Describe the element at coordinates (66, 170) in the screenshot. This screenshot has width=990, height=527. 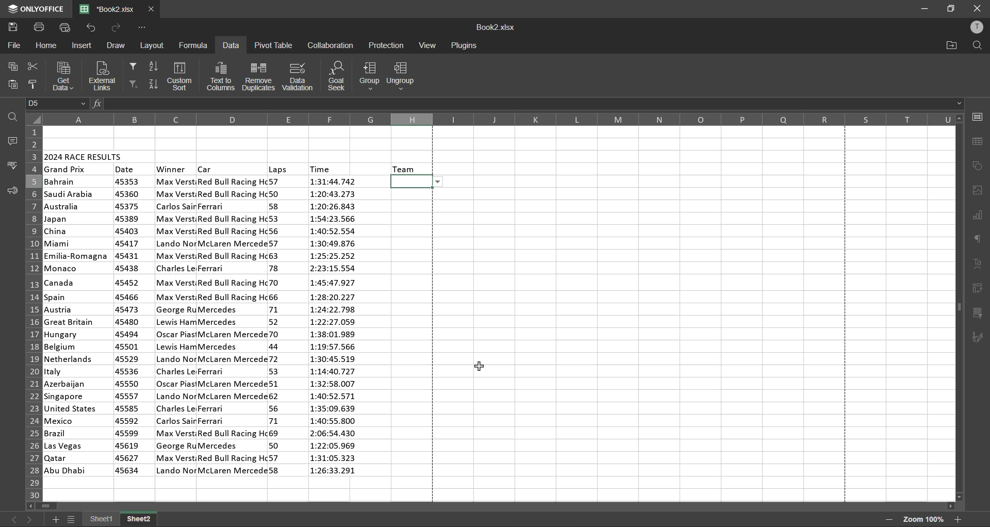
I see `grand prix` at that location.